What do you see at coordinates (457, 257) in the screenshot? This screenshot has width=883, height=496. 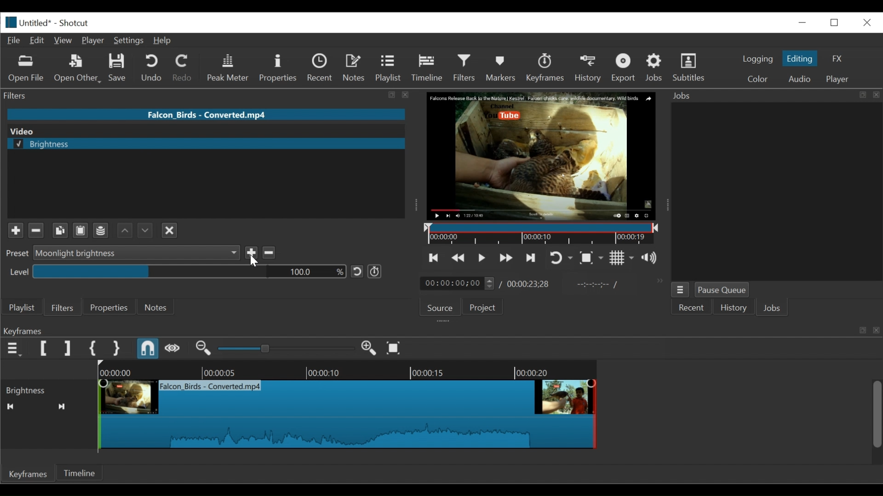 I see `Play backward quickly` at bounding box center [457, 257].